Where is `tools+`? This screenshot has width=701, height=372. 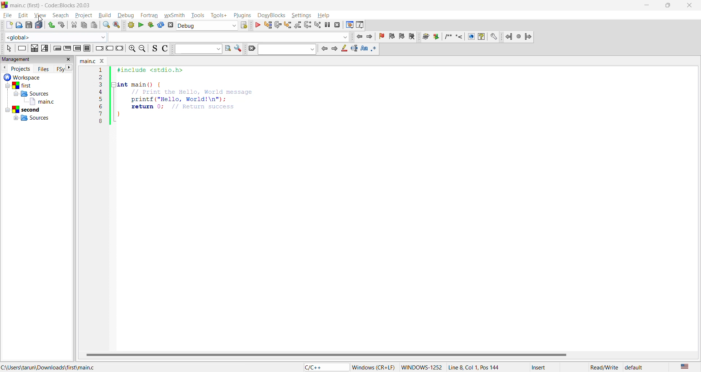
tools+ is located at coordinates (218, 15).